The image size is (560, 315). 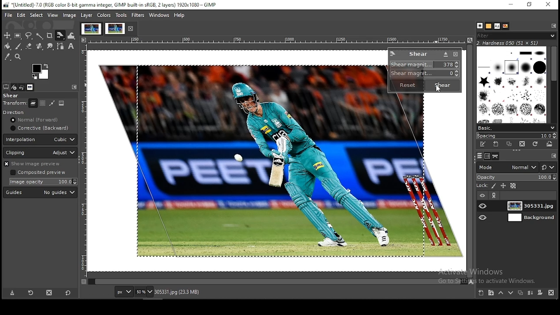 What do you see at coordinates (11, 96) in the screenshot?
I see `shear` at bounding box center [11, 96].